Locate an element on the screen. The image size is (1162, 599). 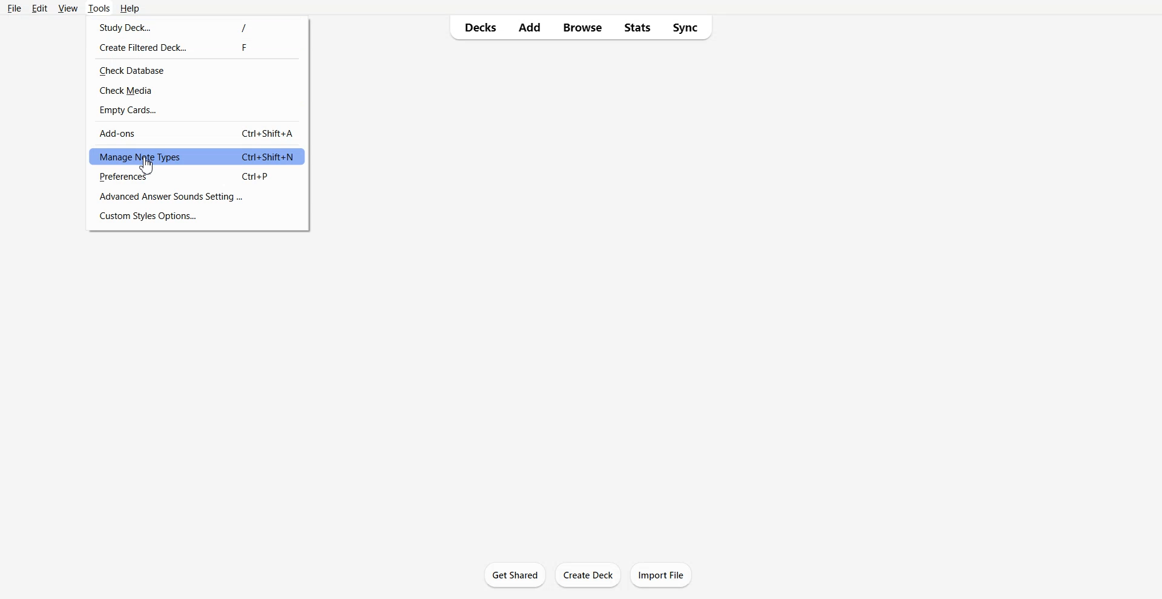
Check Media is located at coordinates (199, 90).